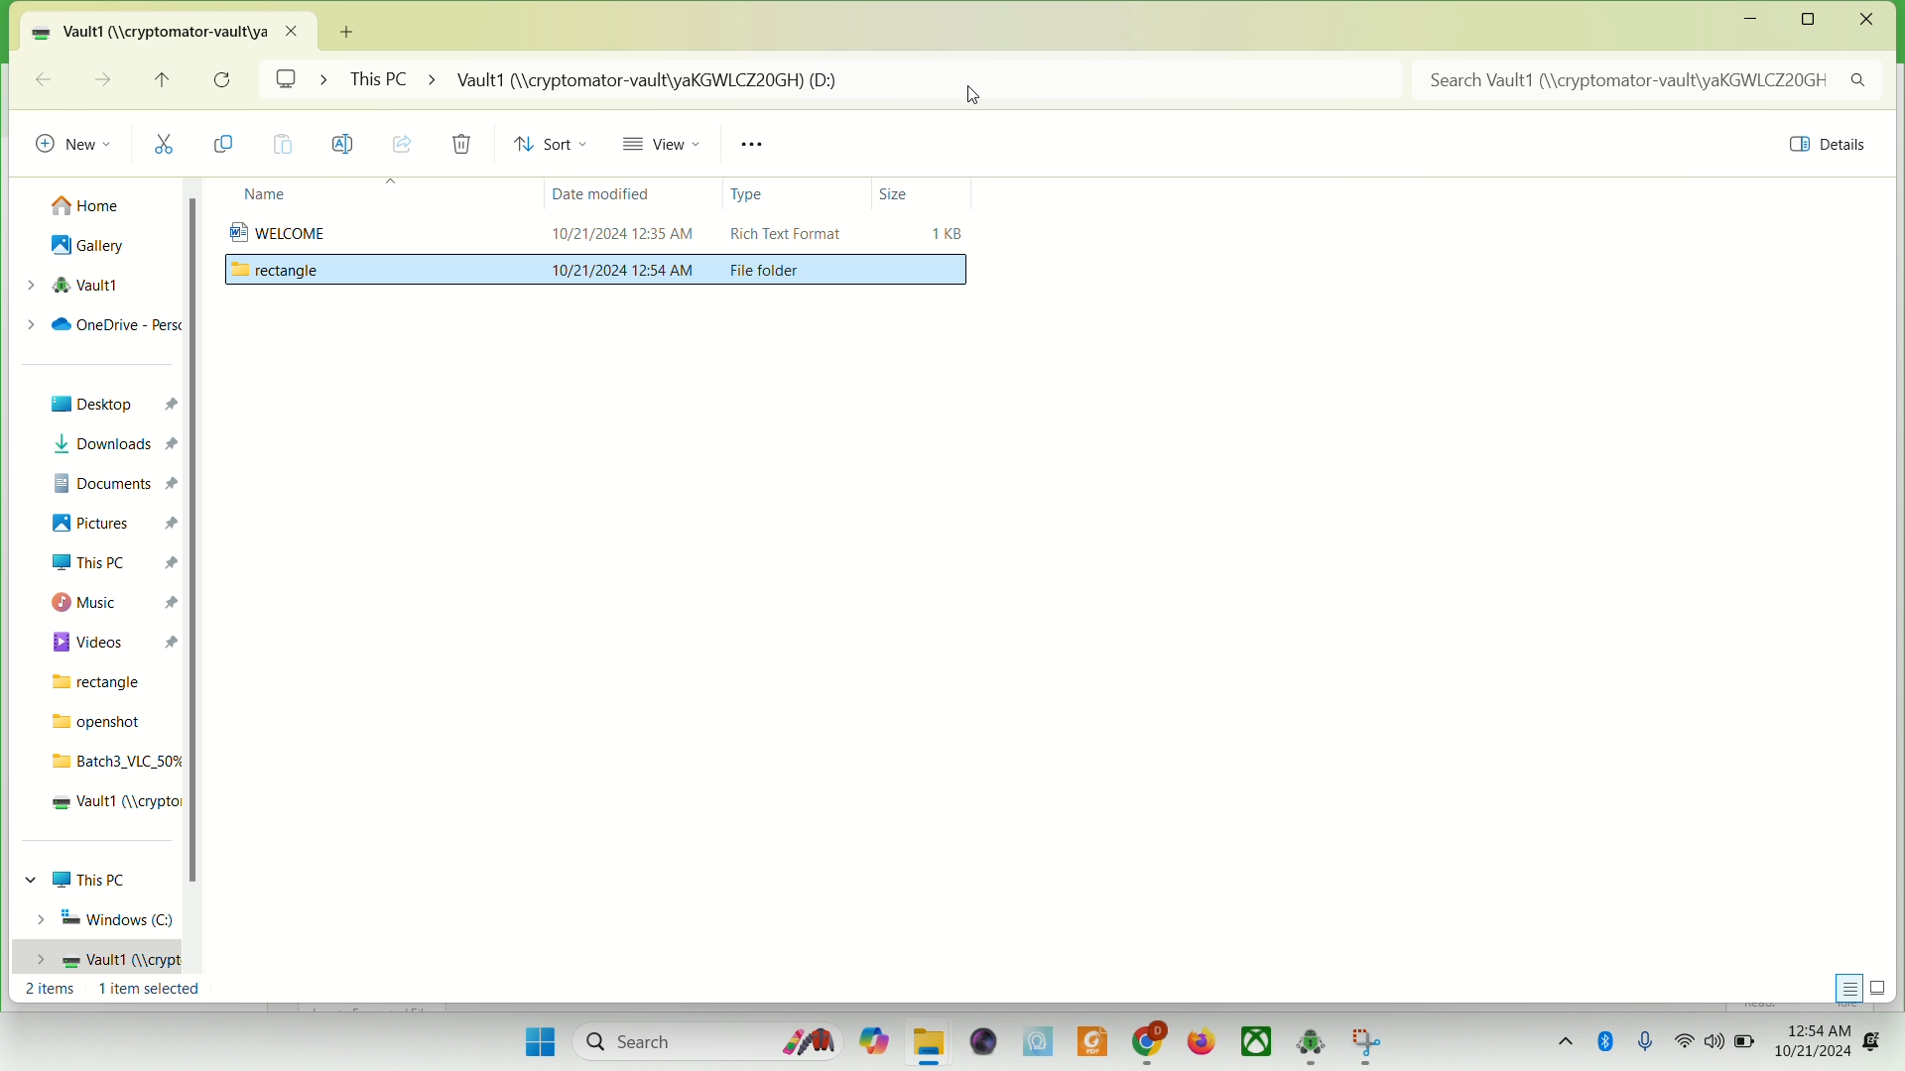 The image size is (1905, 1071). What do you see at coordinates (112, 562) in the screenshot?
I see `this PC` at bounding box center [112, 562].